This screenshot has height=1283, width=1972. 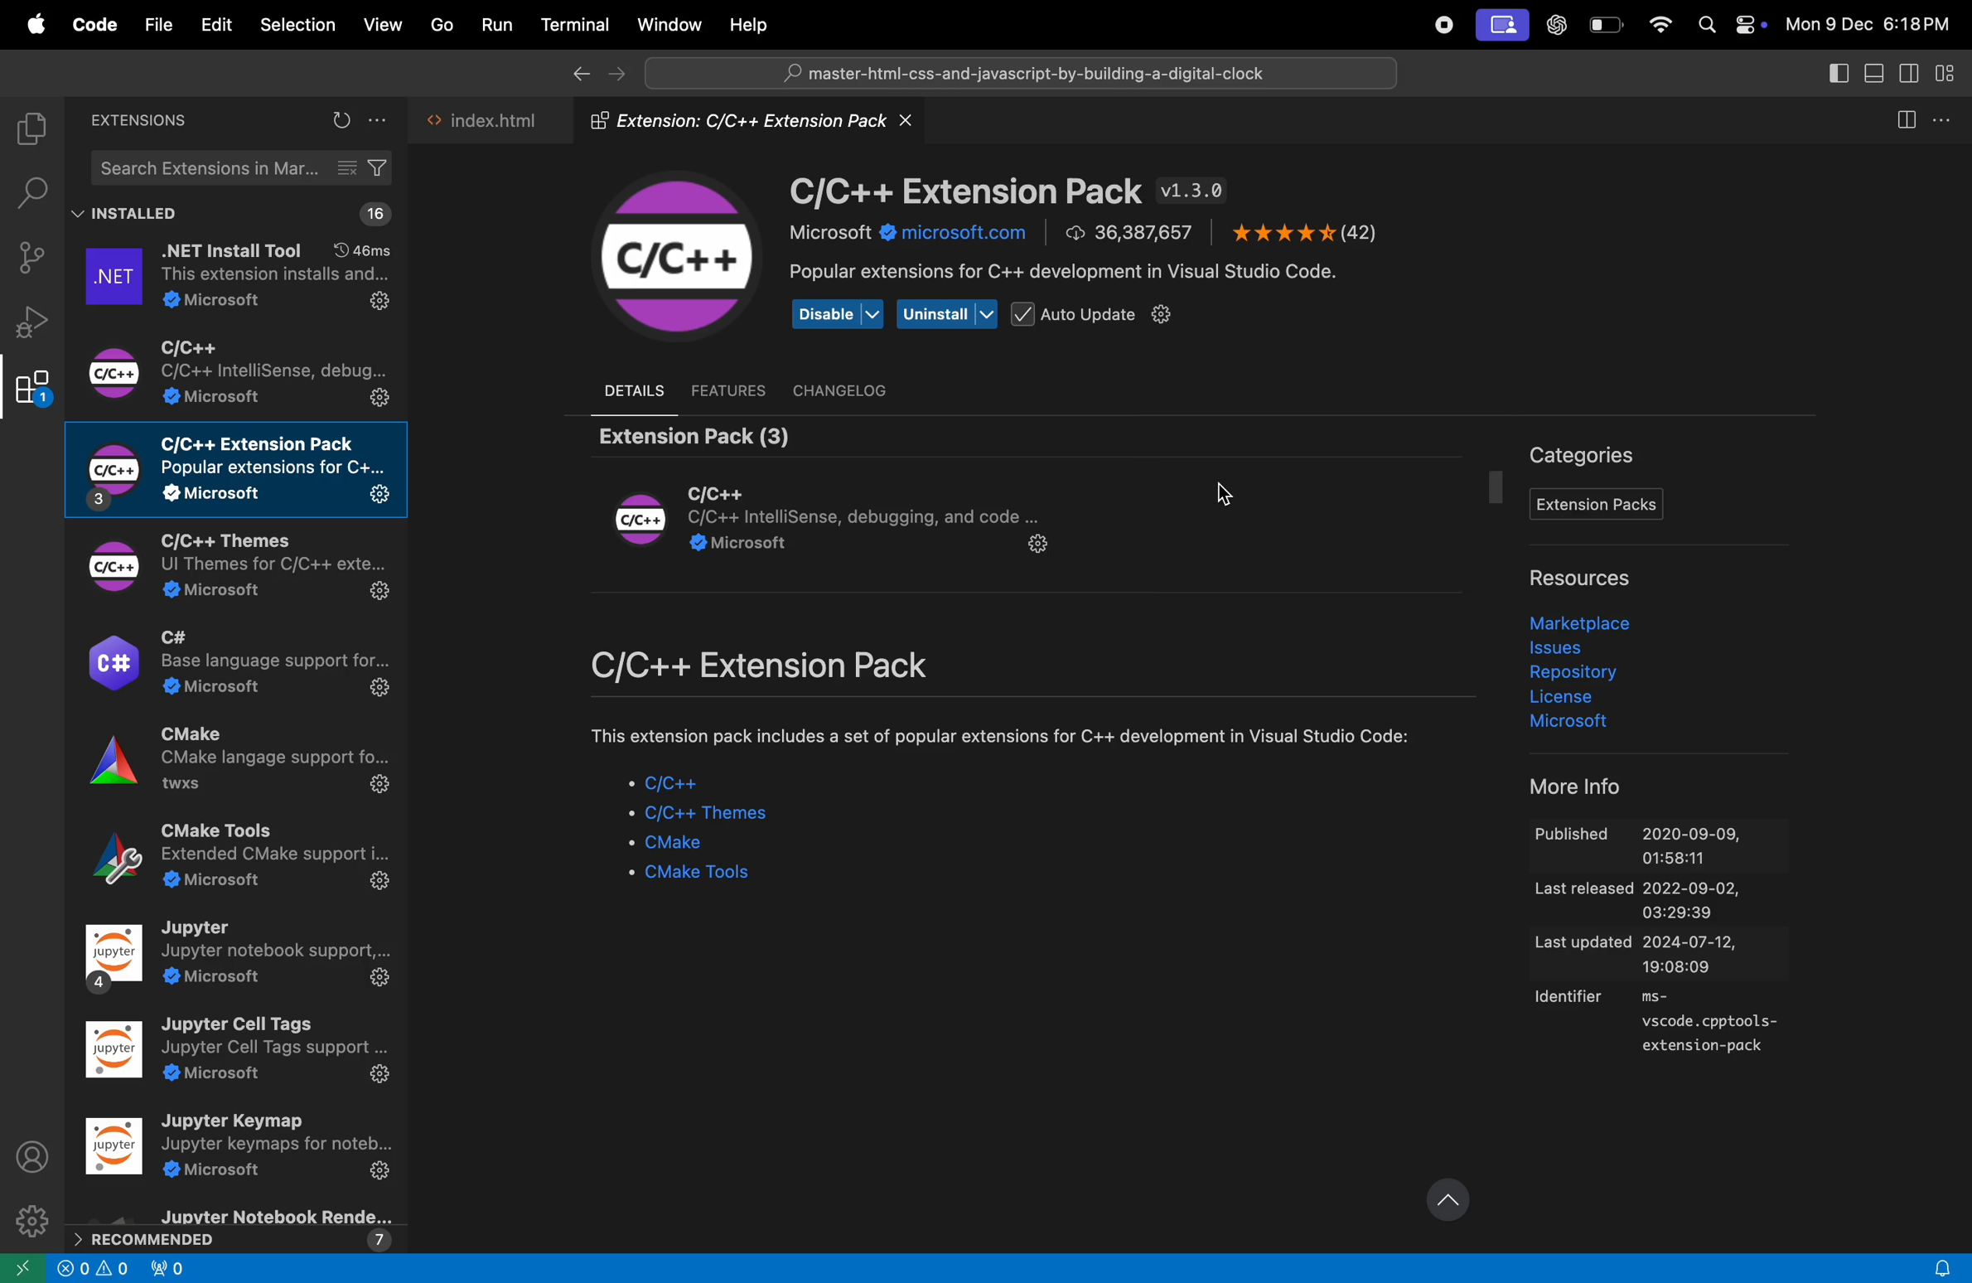 I want to click on apple menu, so click(x=31, y=21).